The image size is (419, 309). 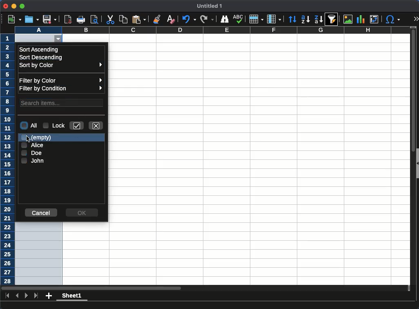 I want to click on column, so click(x=274, y=18).